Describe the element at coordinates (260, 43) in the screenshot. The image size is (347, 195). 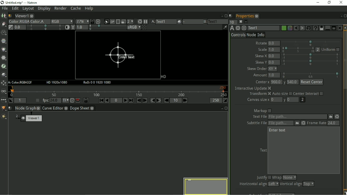
I see `Rotate` at that location.